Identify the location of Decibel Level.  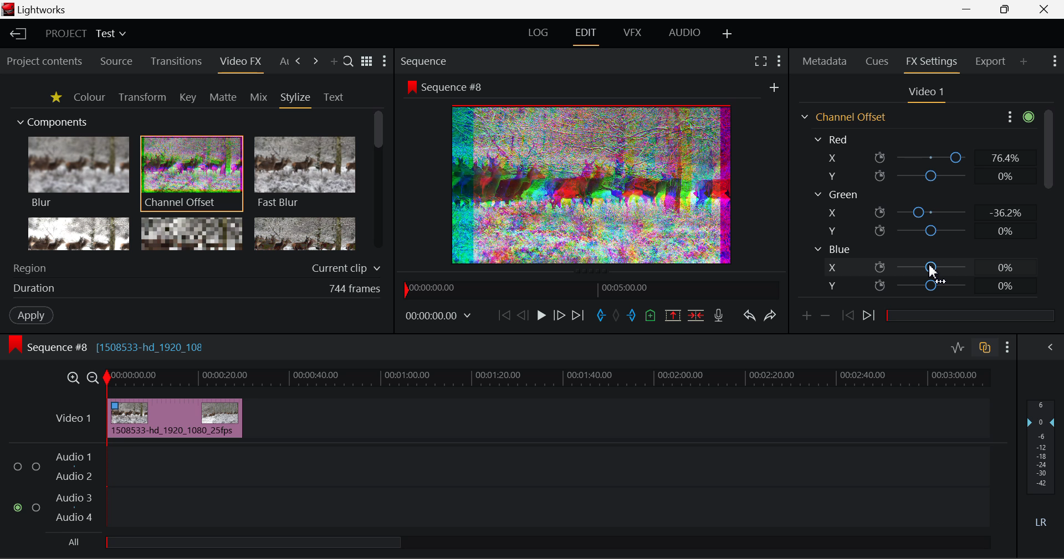
(1042, 462).